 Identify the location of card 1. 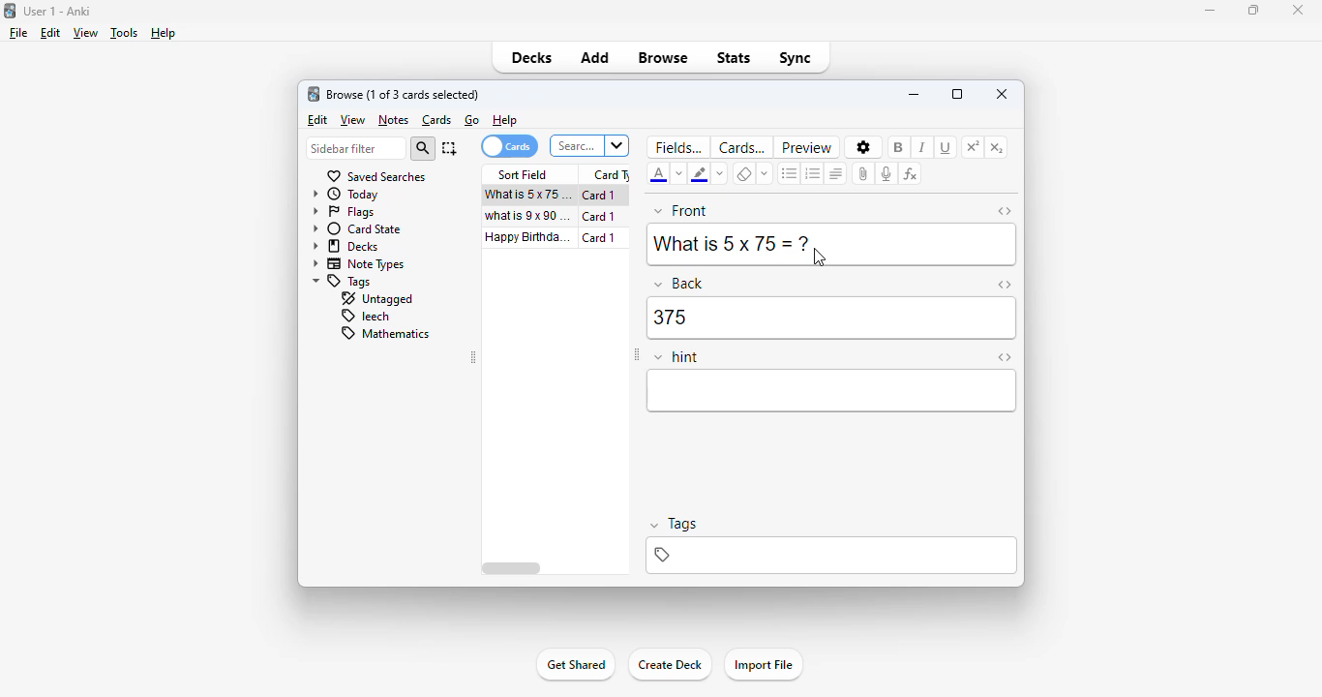
(599, 196).